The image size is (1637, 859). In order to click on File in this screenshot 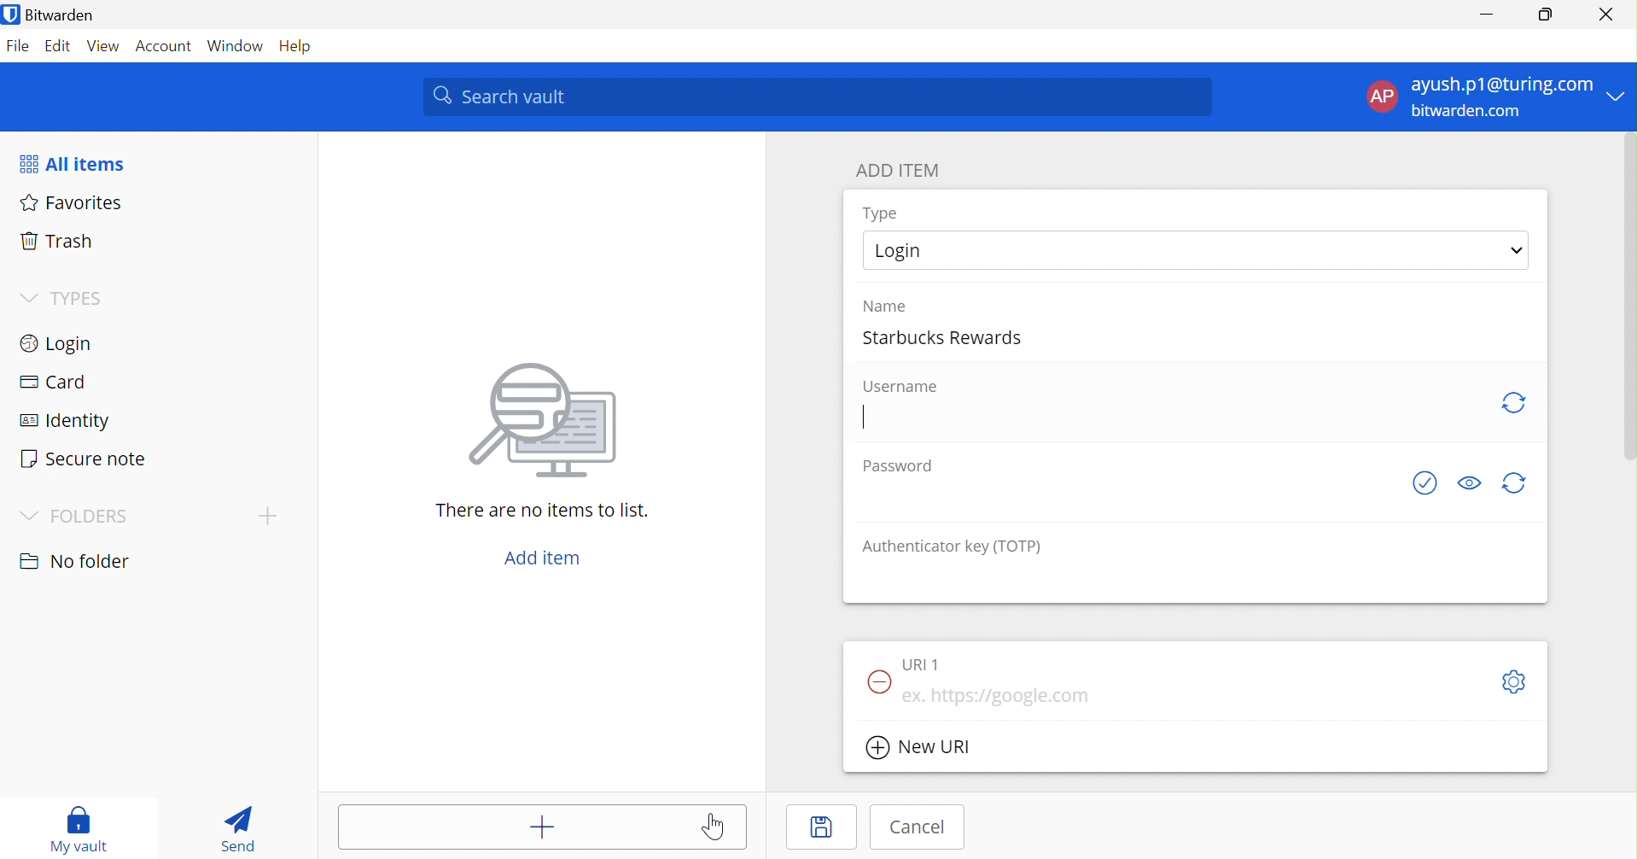, I will do `click(19, 49)`.